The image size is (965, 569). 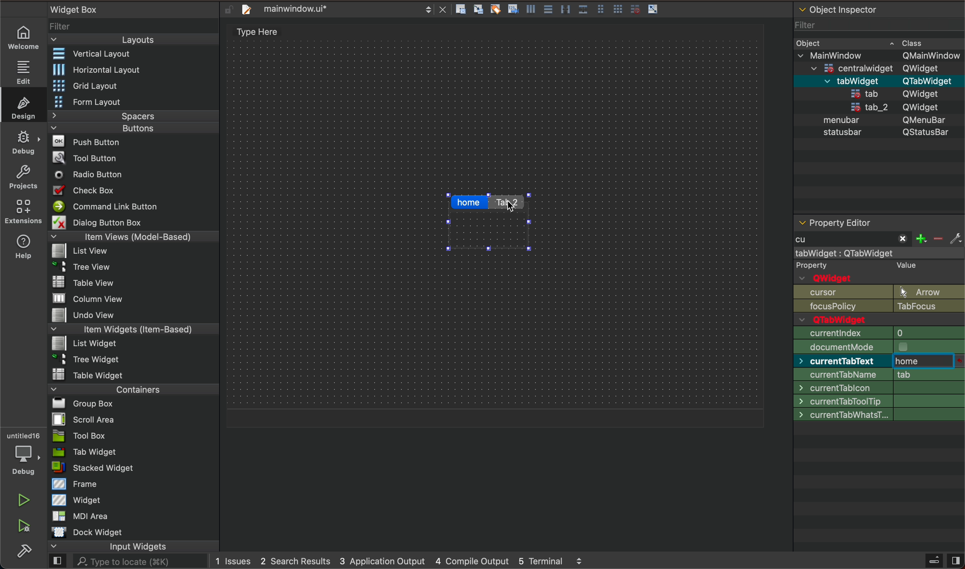 I want to click on , so click(x=880, y=374).